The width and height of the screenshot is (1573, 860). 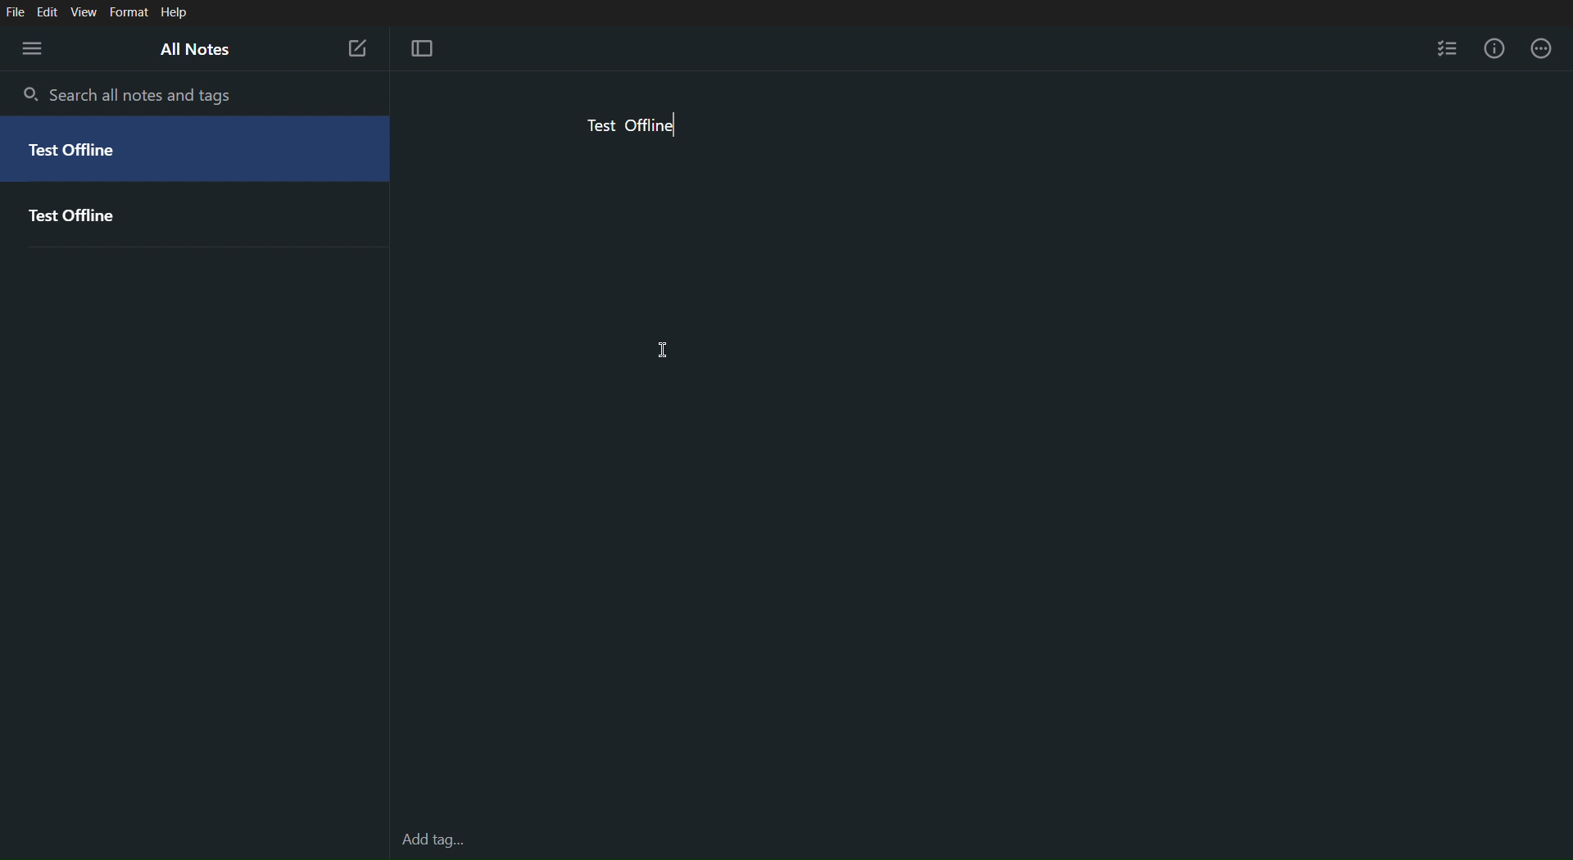 What do you see at coordinates (86, 11) in the screenshot?
I see `View` at bounding box center [86, 11].